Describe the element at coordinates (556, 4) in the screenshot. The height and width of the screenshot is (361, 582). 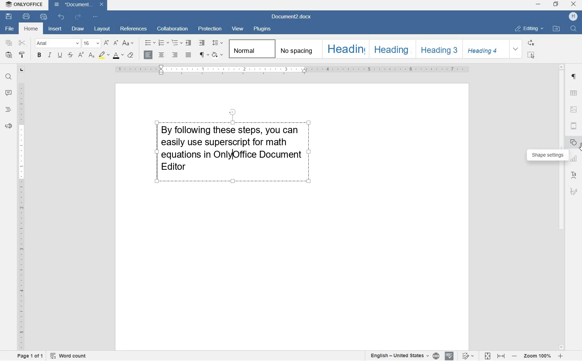
I see `restore` at that location.